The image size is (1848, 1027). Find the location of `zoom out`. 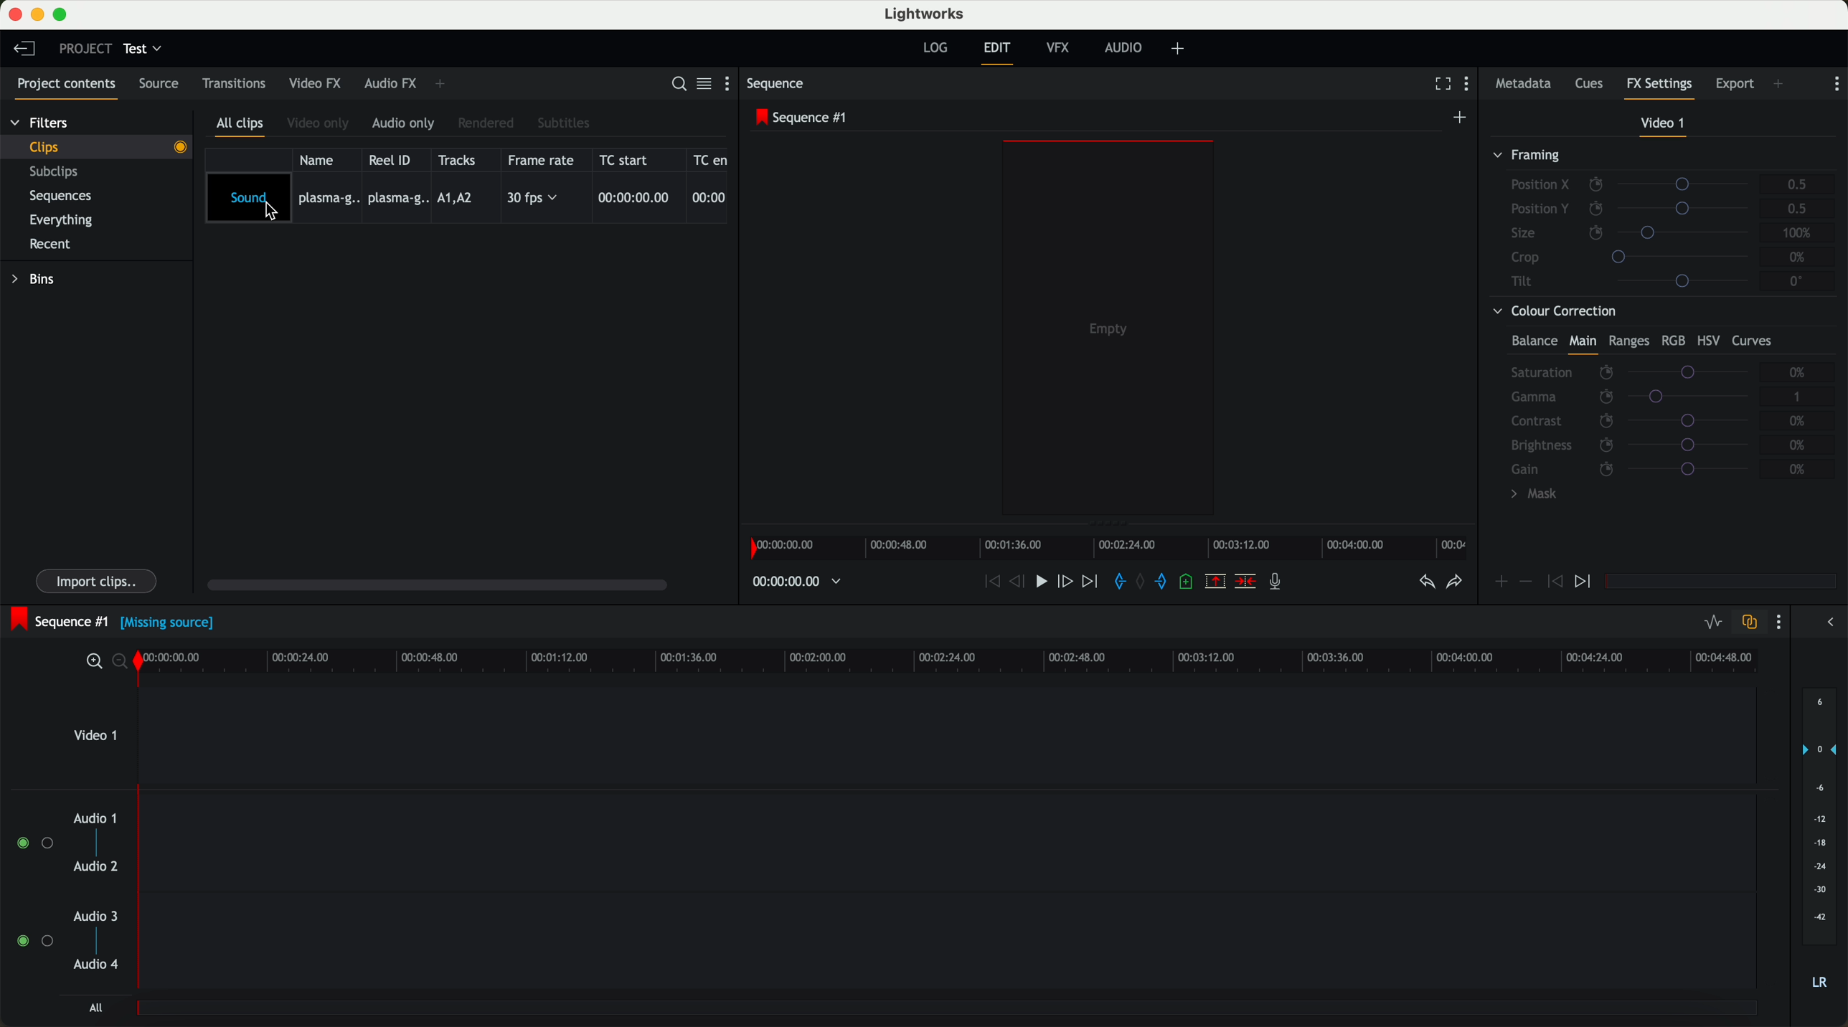

zoom out is located at coordinates (123, 664).